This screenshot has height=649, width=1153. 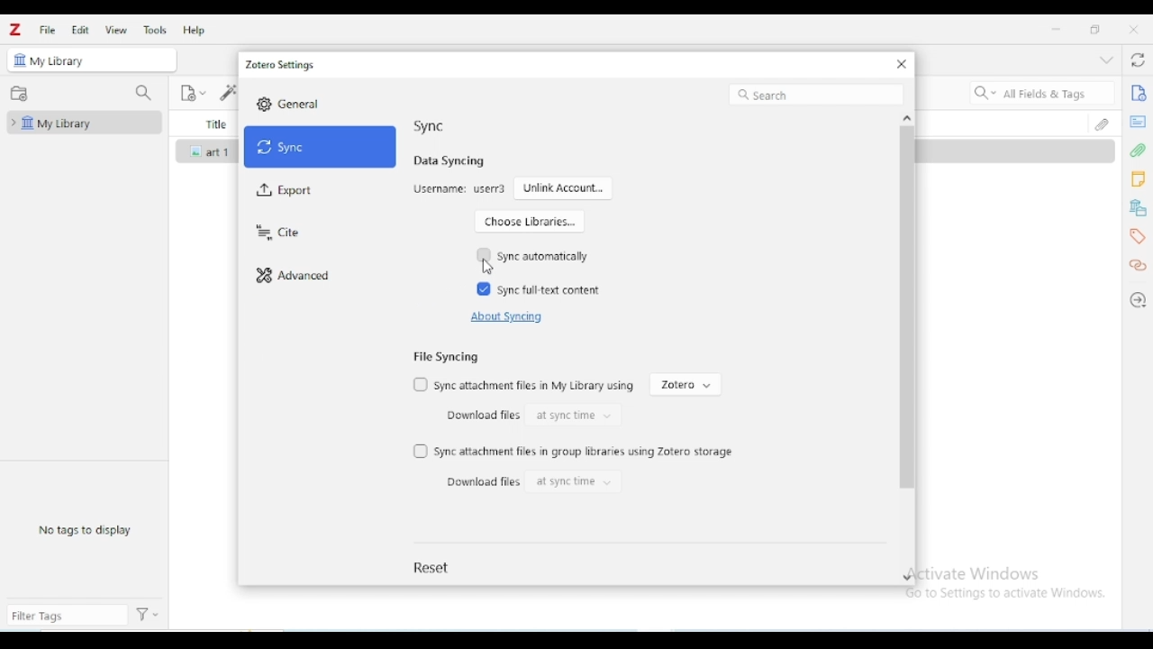 I want to click on notes, so click(x=1139, y=179).